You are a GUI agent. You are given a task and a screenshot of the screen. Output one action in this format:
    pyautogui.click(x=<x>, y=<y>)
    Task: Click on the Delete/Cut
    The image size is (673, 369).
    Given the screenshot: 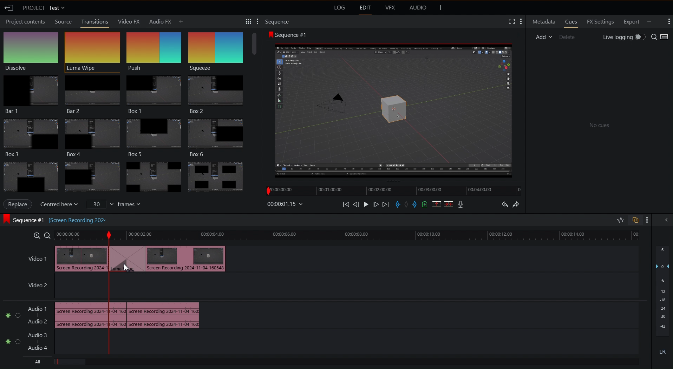 What is the action you would take?
    pyautogui.click(x=449, y=204)
    